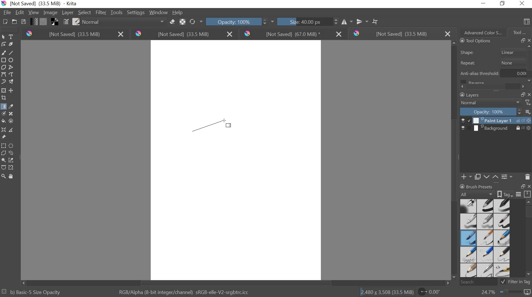  I want to click on SIZE, so click(299, 22).